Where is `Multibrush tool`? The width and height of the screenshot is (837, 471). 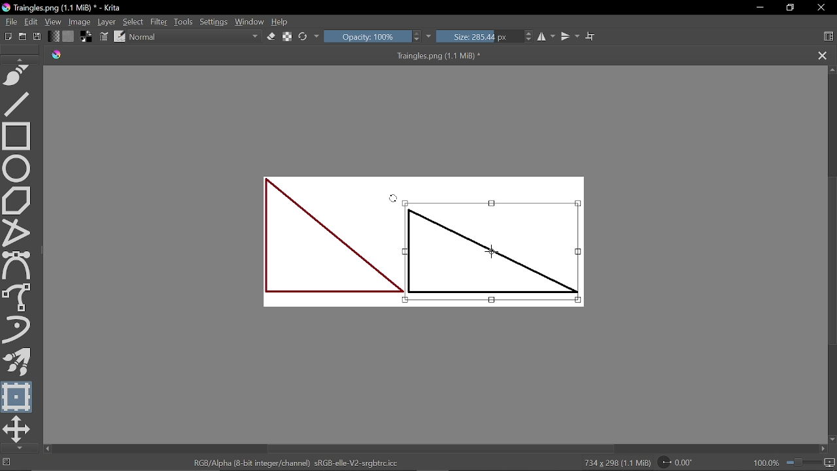 Multibrush tool is located at coordinates (18, 362).